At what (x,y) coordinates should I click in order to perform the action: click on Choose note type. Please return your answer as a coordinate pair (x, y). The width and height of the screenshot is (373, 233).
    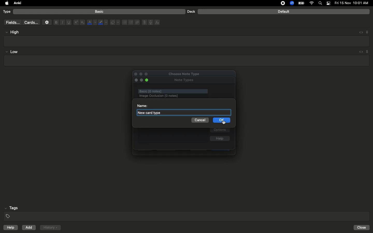
    Looking at the image, I should click on (178, 73).